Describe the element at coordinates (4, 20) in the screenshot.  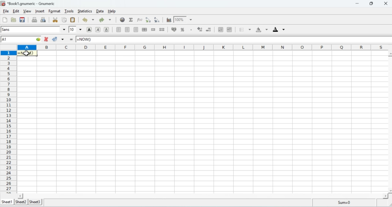
I see `Create a new workbook` at that location.